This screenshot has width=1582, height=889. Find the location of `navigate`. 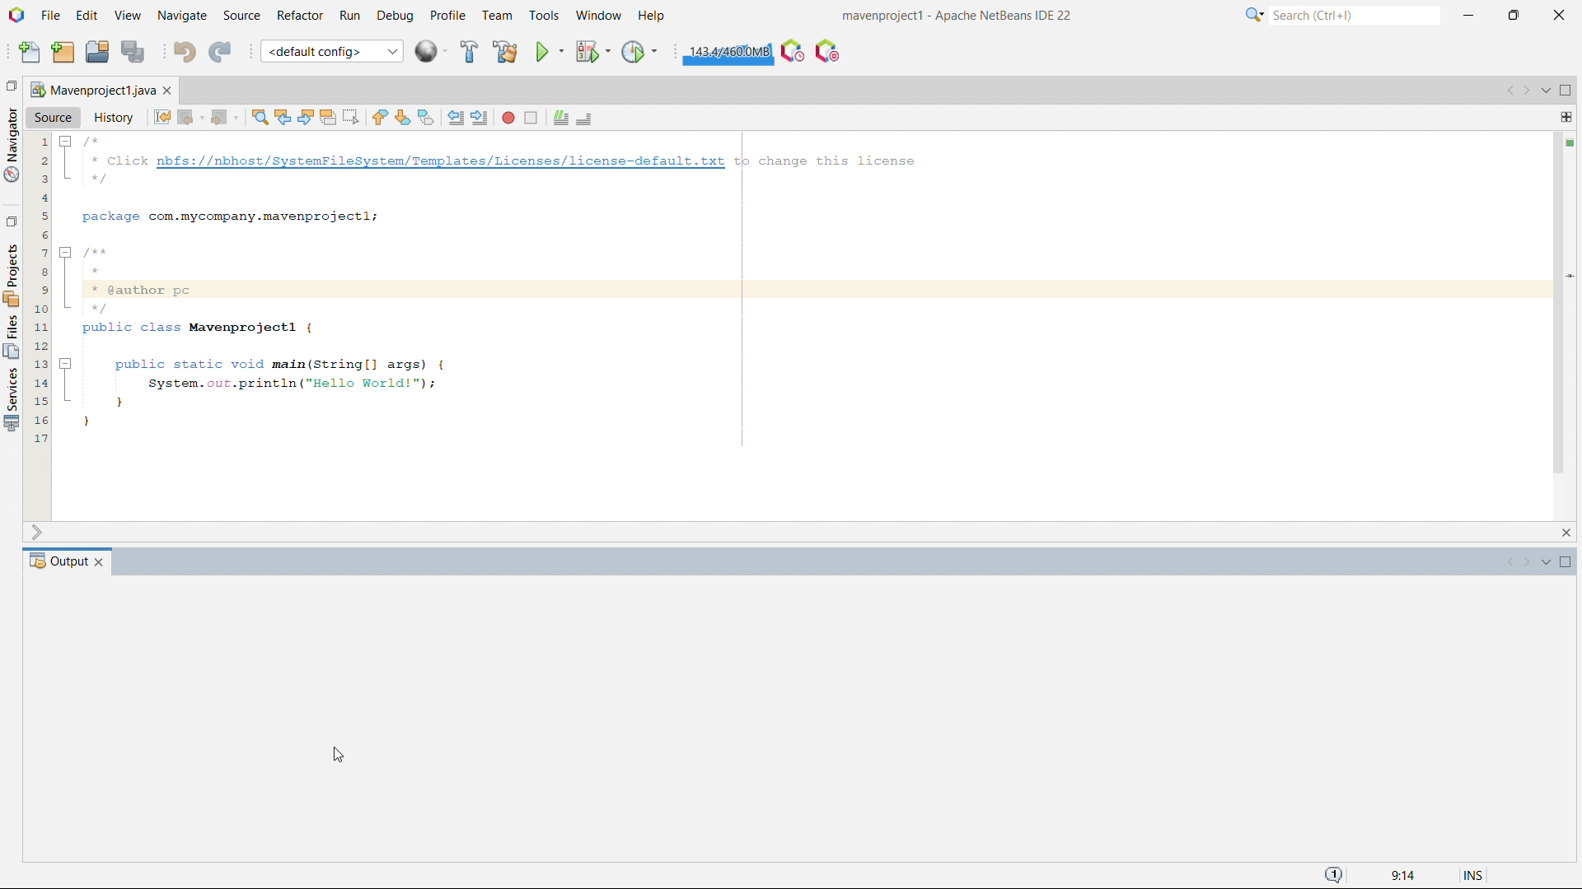

navigate is located at coordinates (182, 16).